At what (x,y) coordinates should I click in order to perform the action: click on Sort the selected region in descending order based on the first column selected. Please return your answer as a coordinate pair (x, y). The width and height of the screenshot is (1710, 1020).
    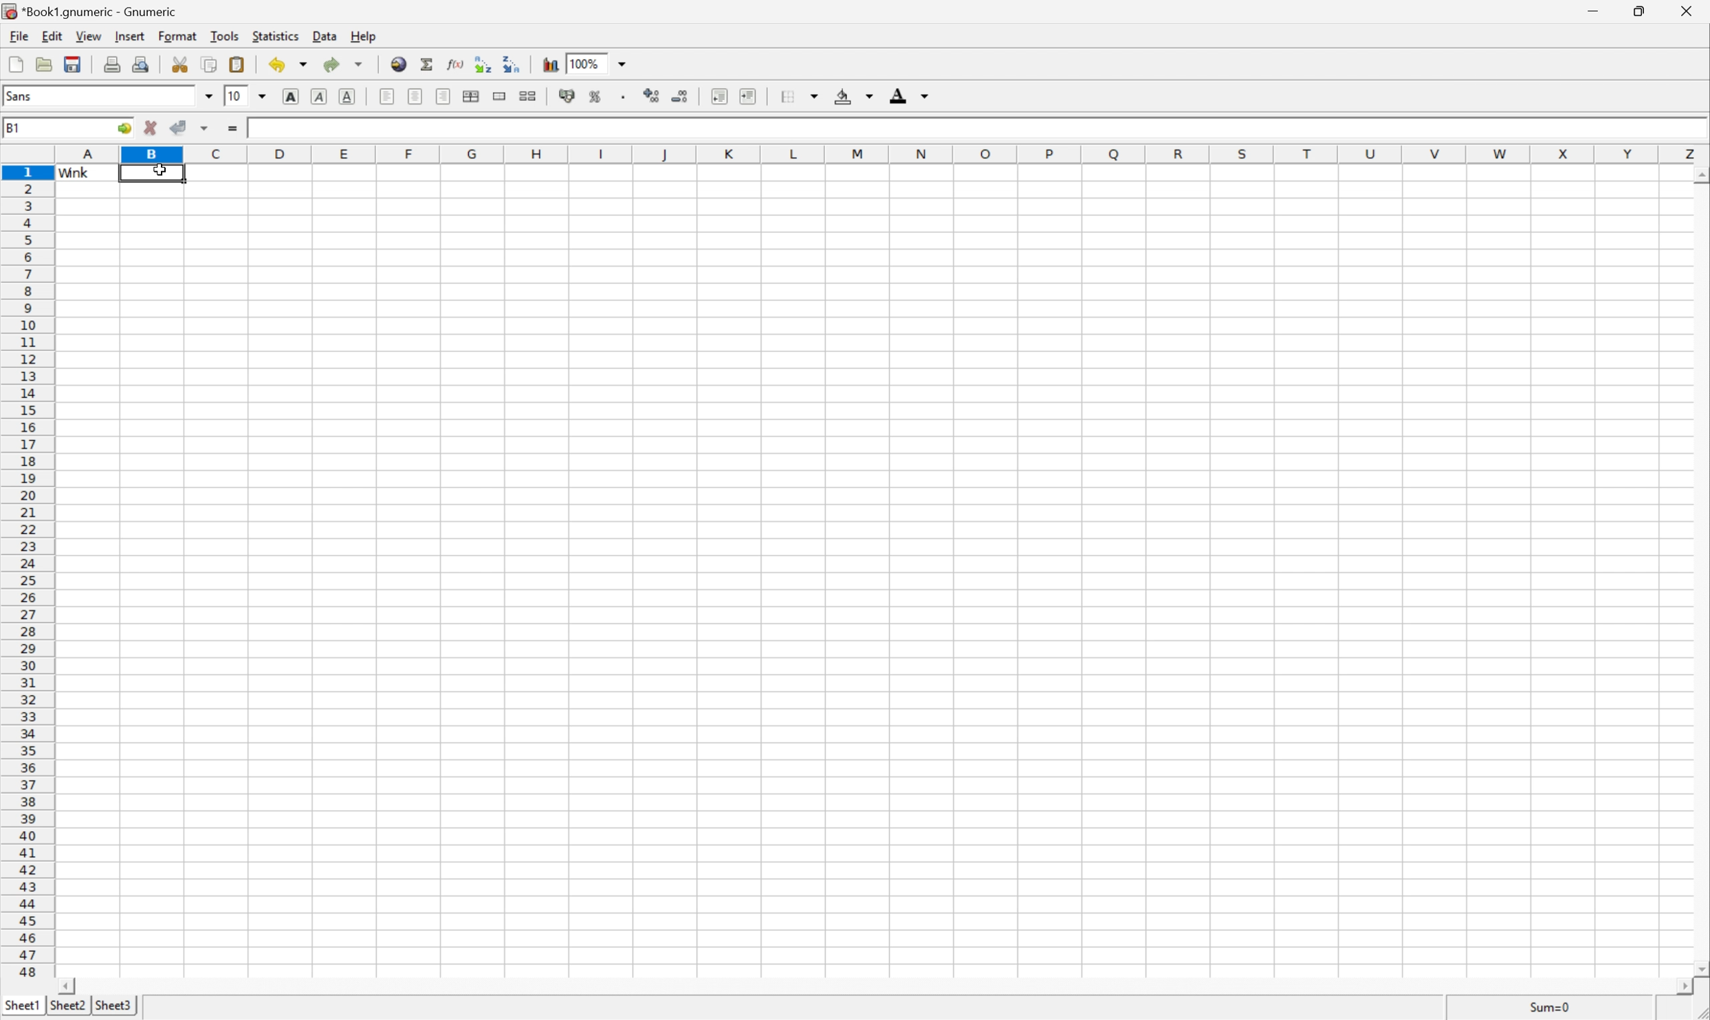
    Looking at the image, I should click on (512, 63).